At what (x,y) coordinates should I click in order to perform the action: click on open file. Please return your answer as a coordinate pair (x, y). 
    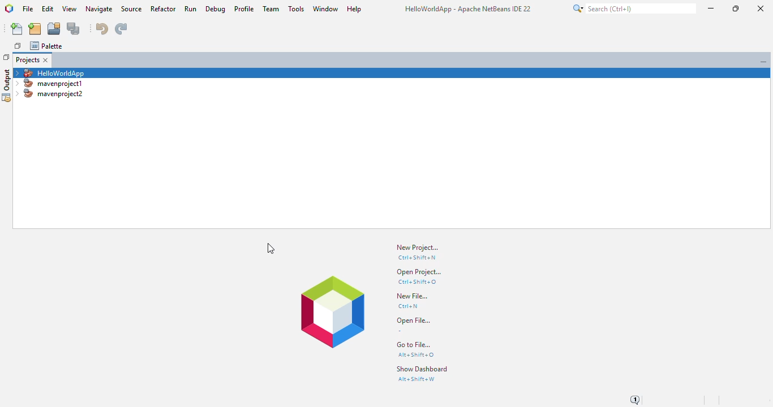
    Looking at the image, I should click on (413, 321).